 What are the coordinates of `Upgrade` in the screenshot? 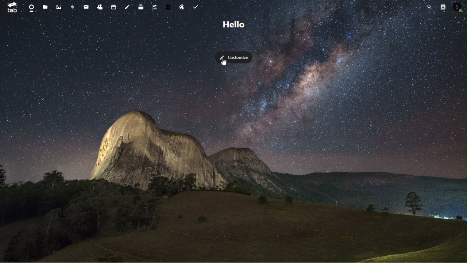 It's located at (155, 6).